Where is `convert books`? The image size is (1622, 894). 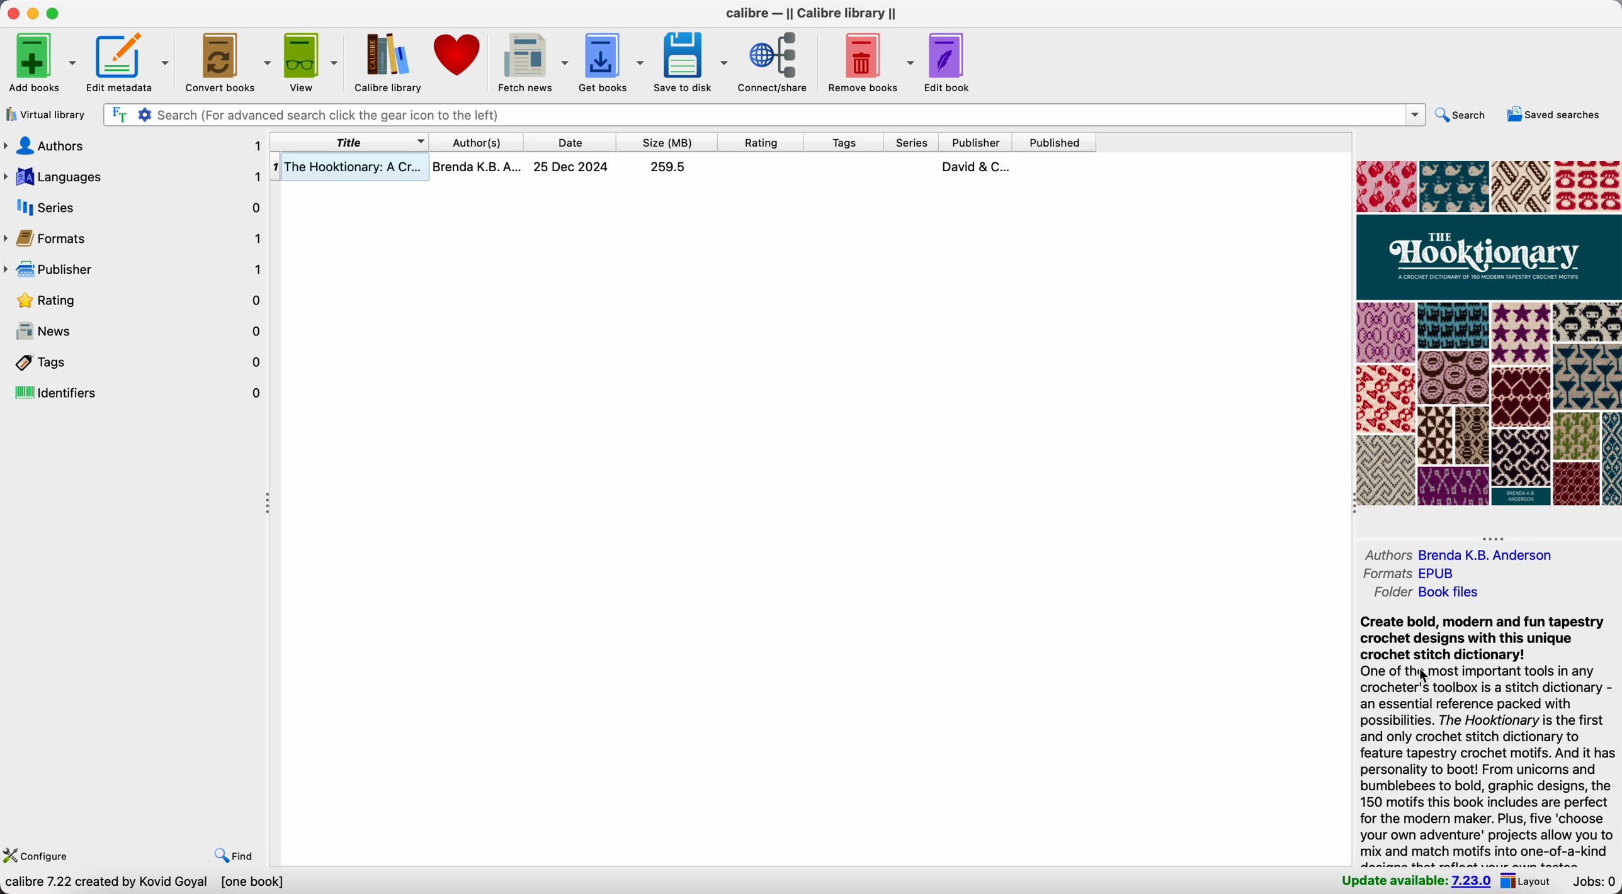
convert books is located at coordinates (226, 61).